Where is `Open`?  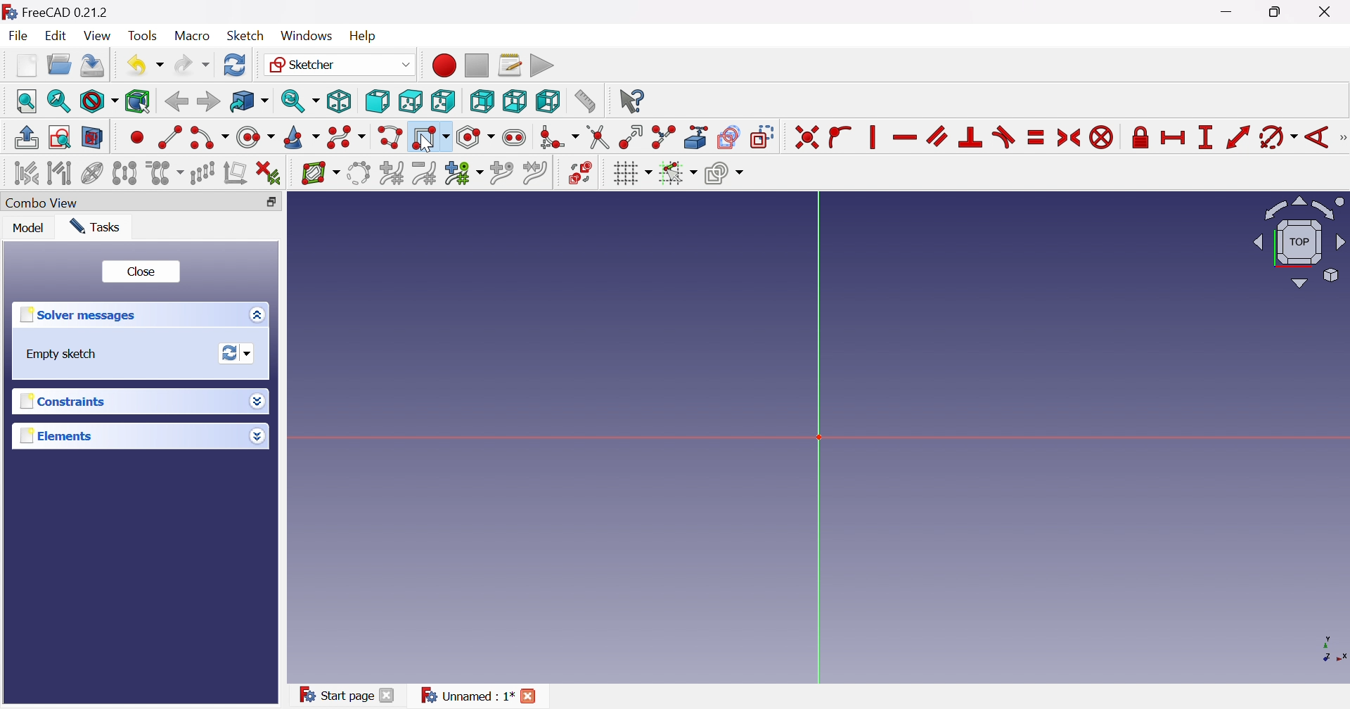
Open is located at coordinates (58, 65).